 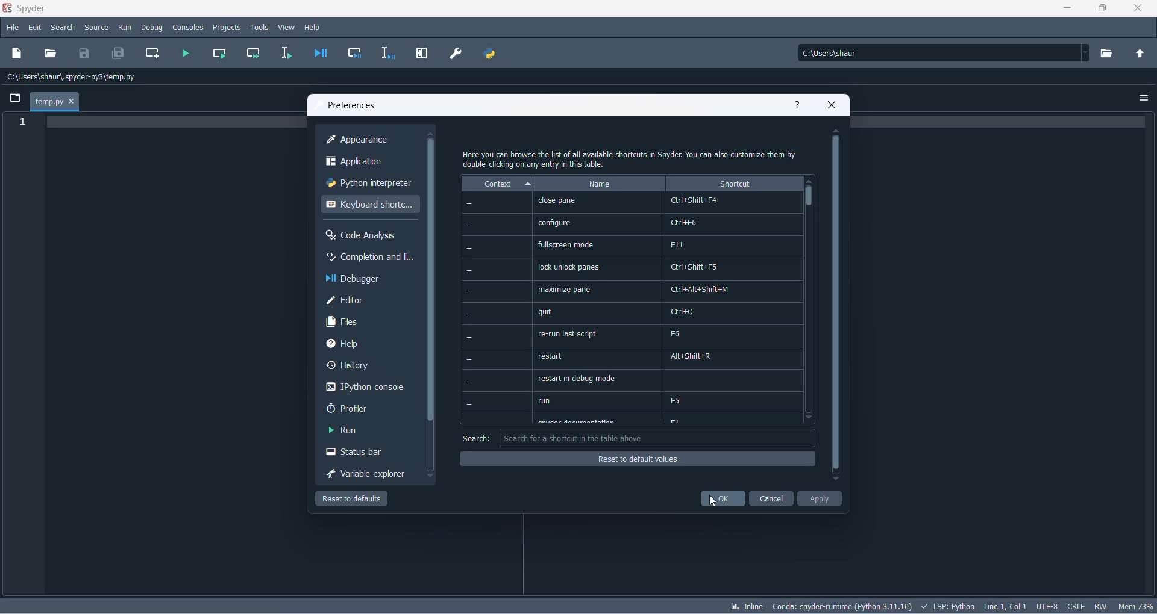 I want to click on maximize current pane, so click(x=422, y=54).